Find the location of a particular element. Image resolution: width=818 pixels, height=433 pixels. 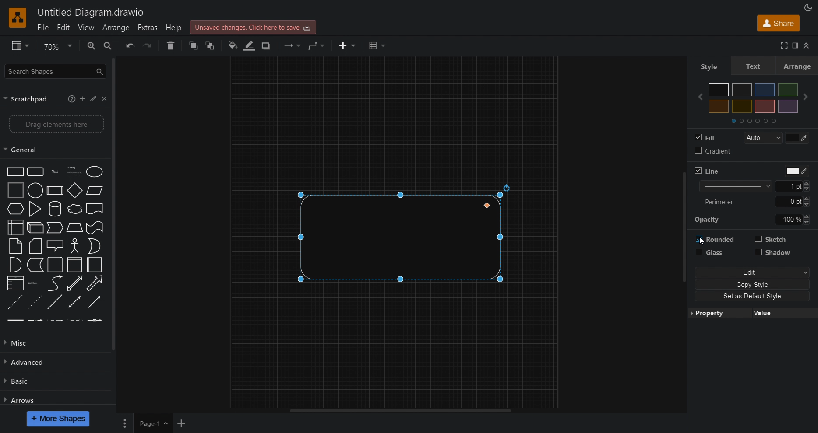

Rounded is located at coordinates (718, 238).